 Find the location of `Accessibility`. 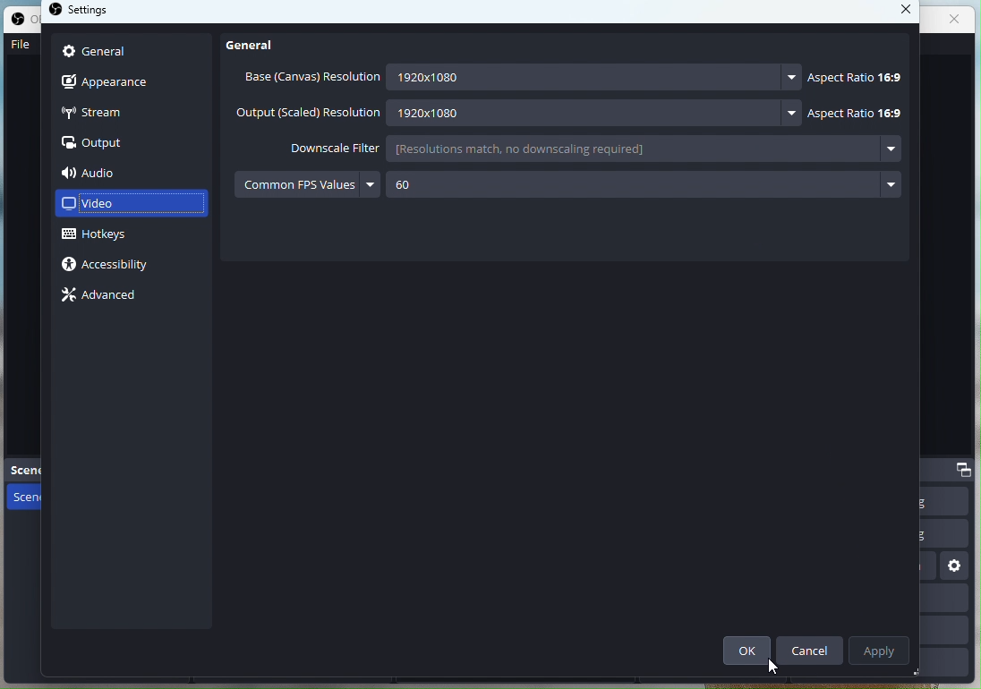

Accessibility is located at coordinates (115, 268).